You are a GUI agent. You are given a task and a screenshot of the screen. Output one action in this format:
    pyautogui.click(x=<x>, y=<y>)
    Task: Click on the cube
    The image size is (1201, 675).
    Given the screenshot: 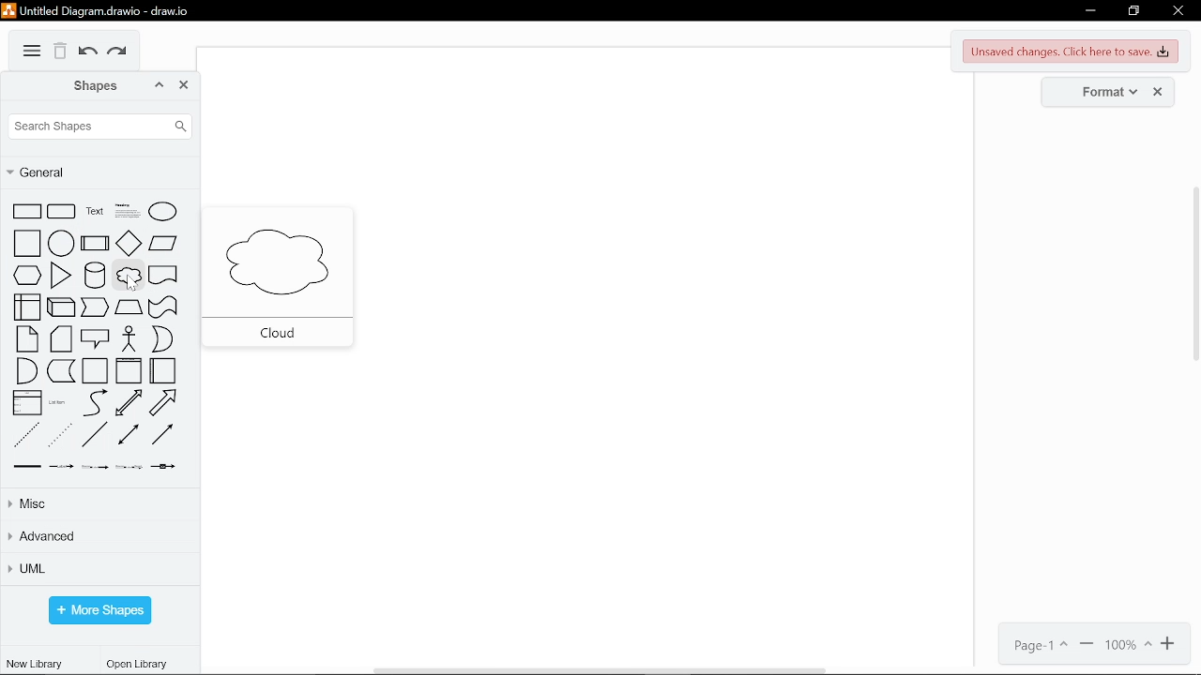 What is the action you would take?
    pyautogui.click(x=62, y=307)
    